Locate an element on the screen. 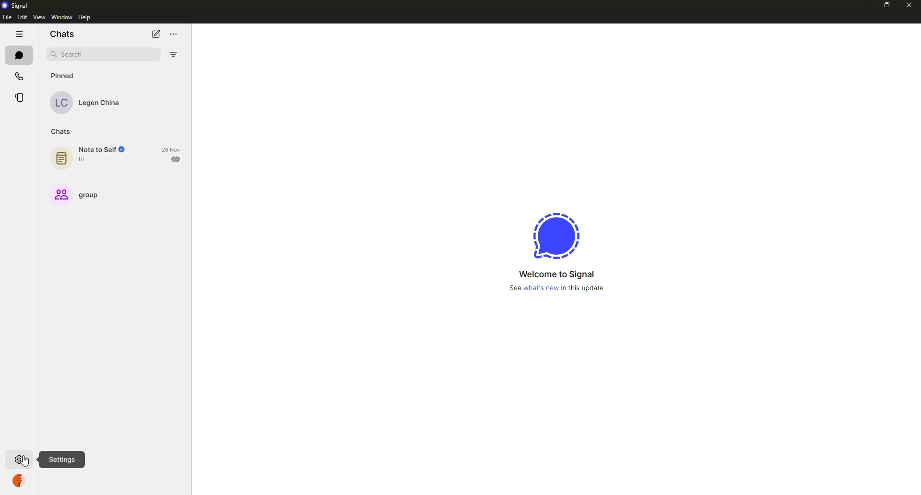 The height and width of the screenshot is (495, 921). welcome is located at coordinates (556, 274).